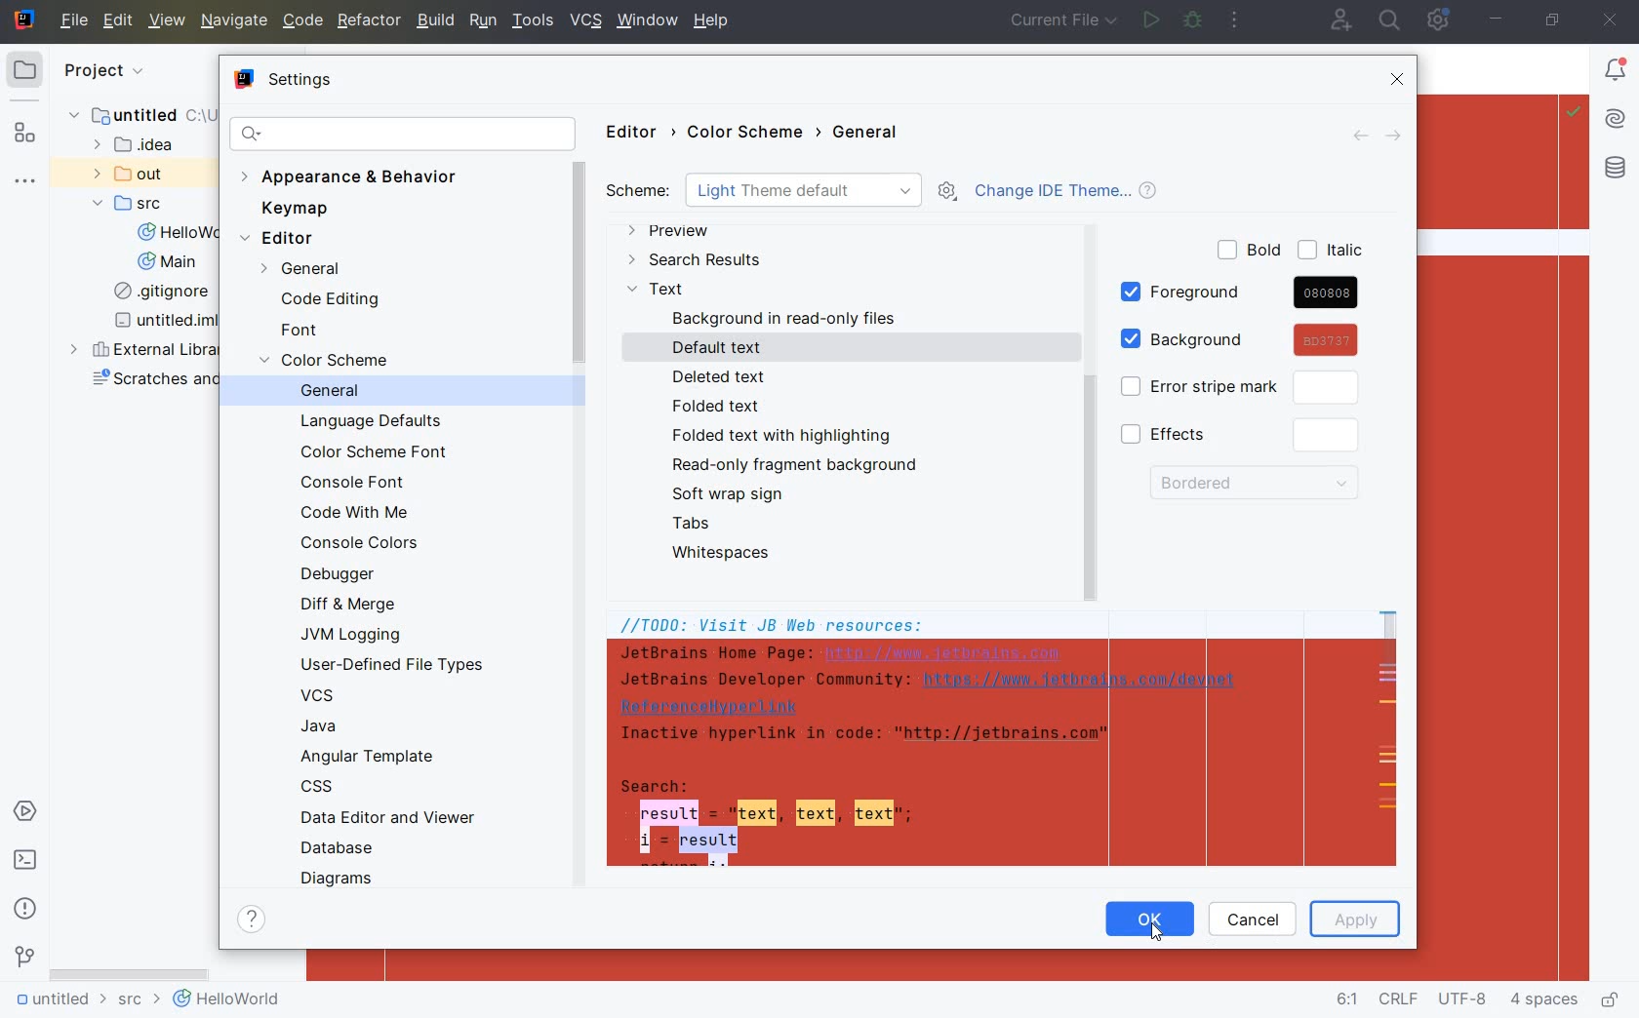 Image resolution: width=1639 pixels, height=1018 pixels. I want to click on search everywhere, so click(1389, 20).